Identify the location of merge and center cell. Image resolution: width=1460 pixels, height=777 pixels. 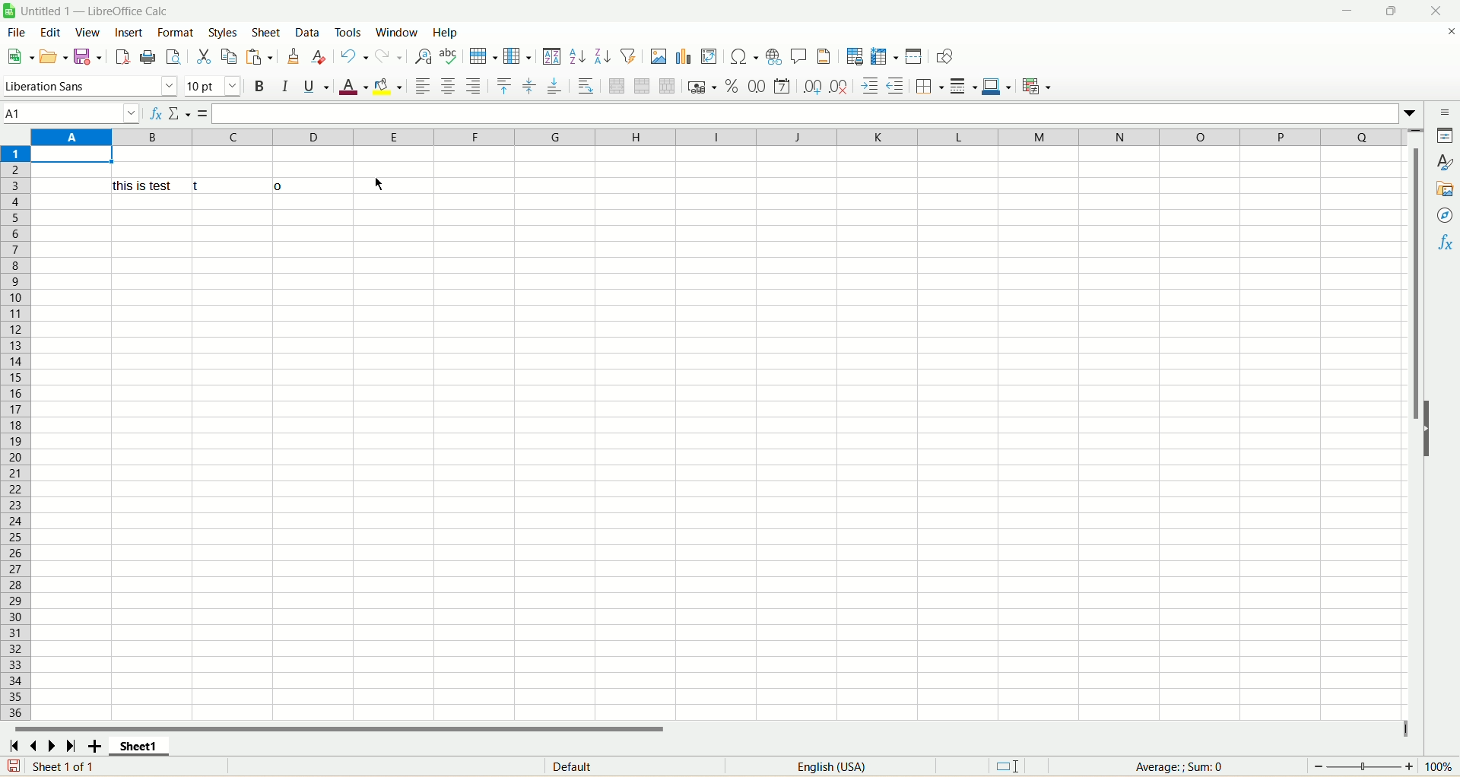
(619, 88).